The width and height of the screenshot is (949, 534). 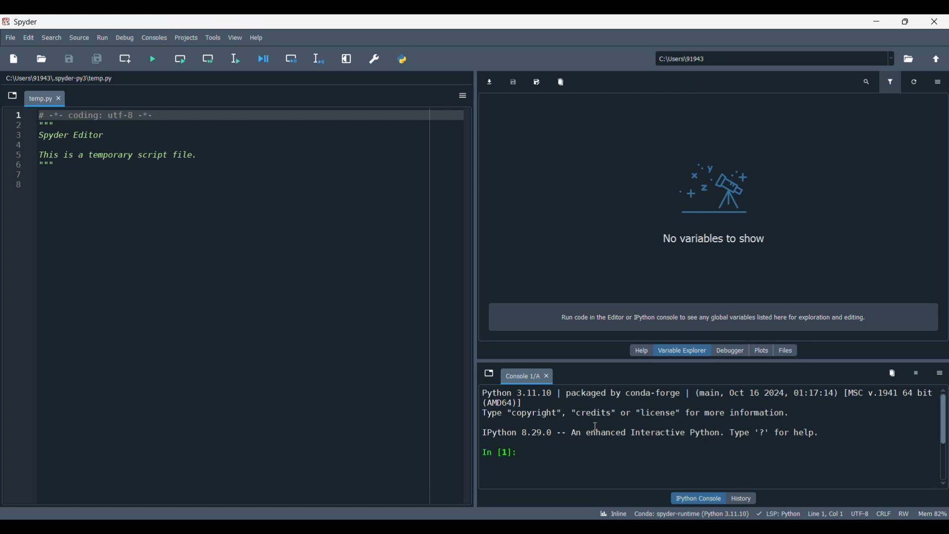 I want to click on Maximize current pane, so click(x=347, y=59).